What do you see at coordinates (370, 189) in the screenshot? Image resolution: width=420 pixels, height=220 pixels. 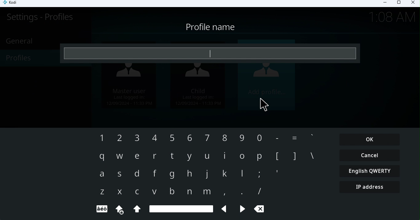 I see `IP address` at bounding box center [370, 189].